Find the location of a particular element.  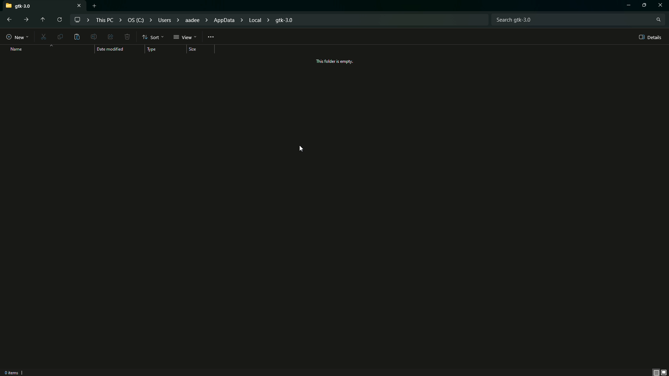

Name is located at coordinates (18, 49).